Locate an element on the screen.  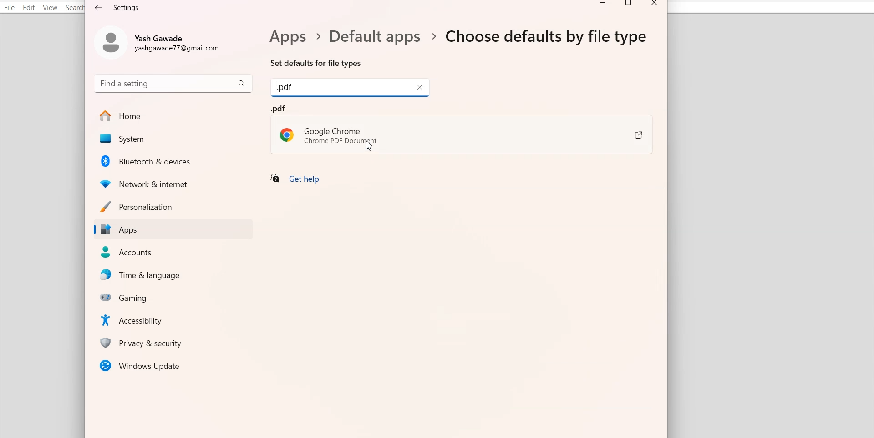
Window Updates is located at coordinates (173, 365).